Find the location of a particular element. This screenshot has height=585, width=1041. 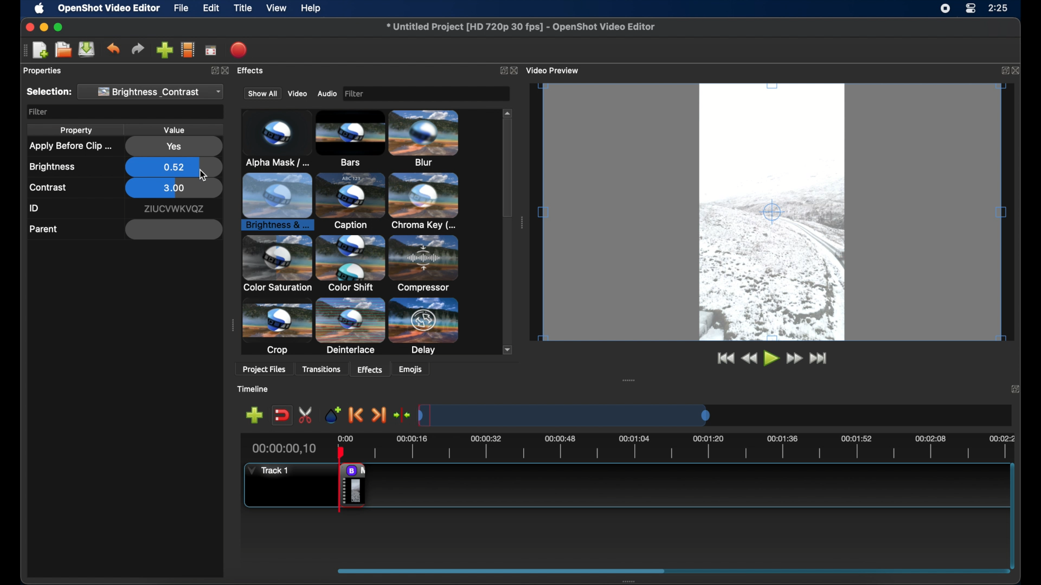

save project files is located at coordinates (87, 49).